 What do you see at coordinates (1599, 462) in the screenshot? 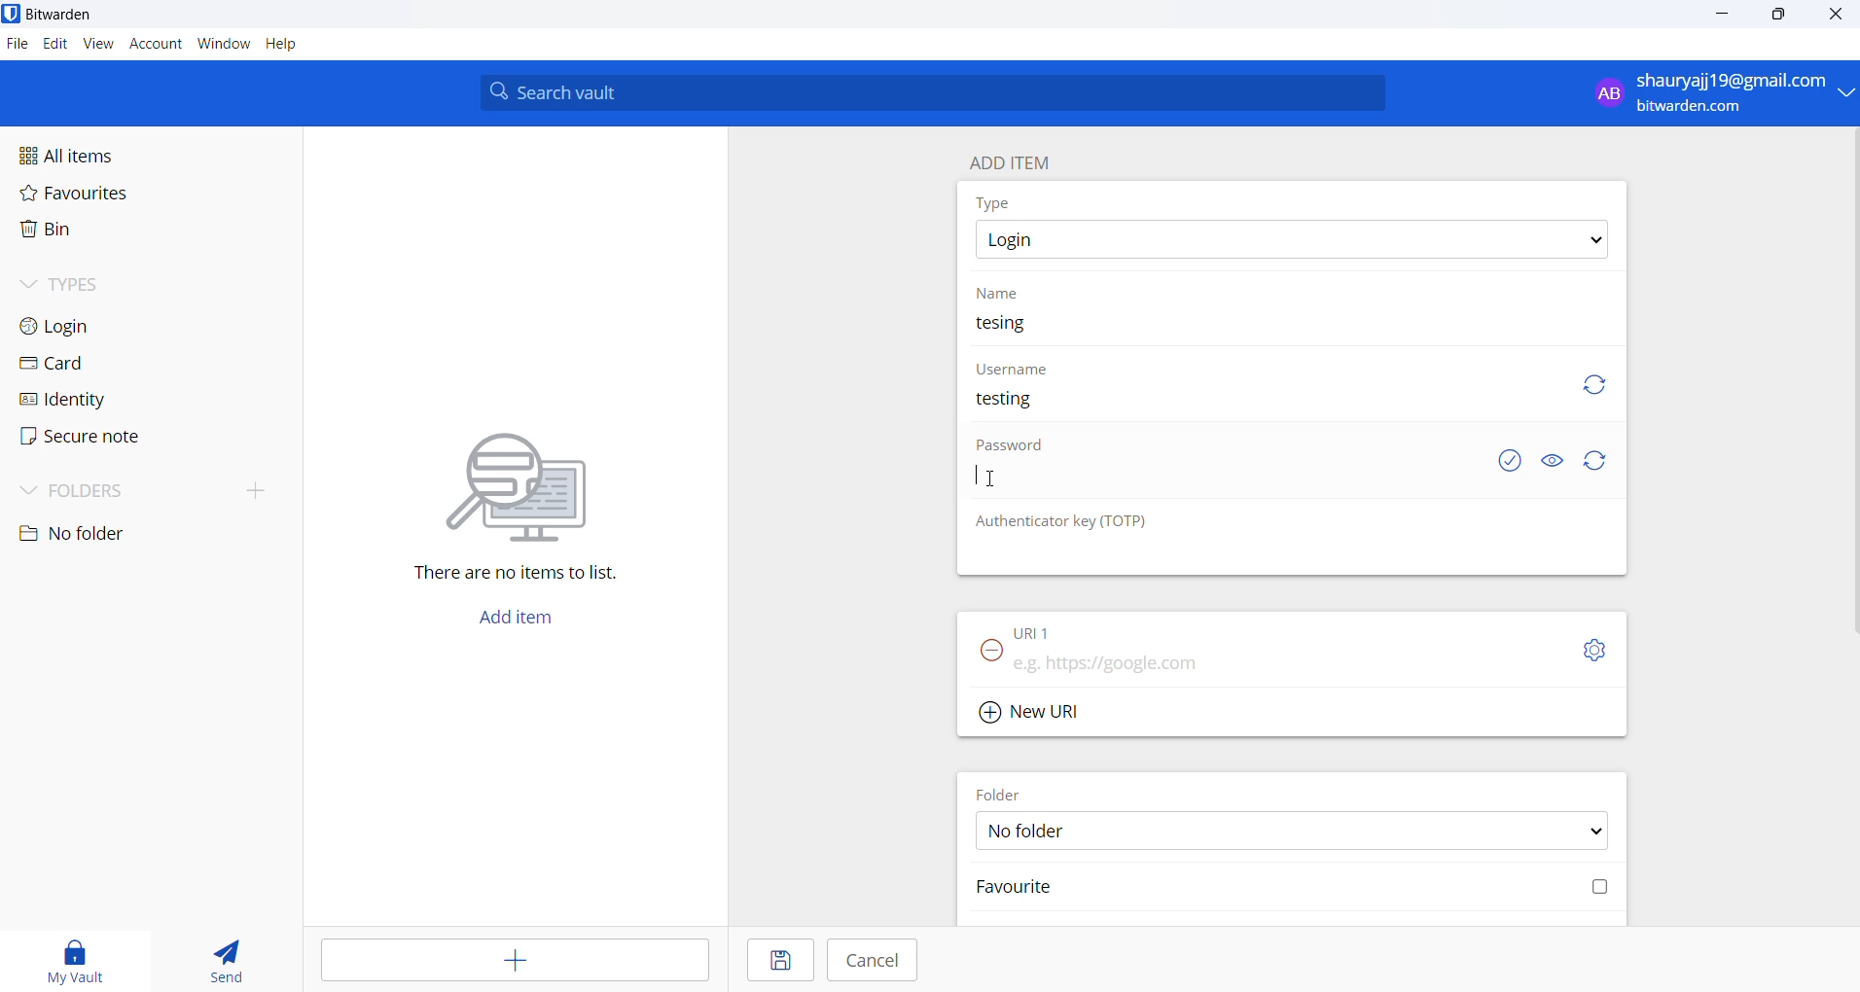
I see `generate password` at bounding box center [1599, 462].